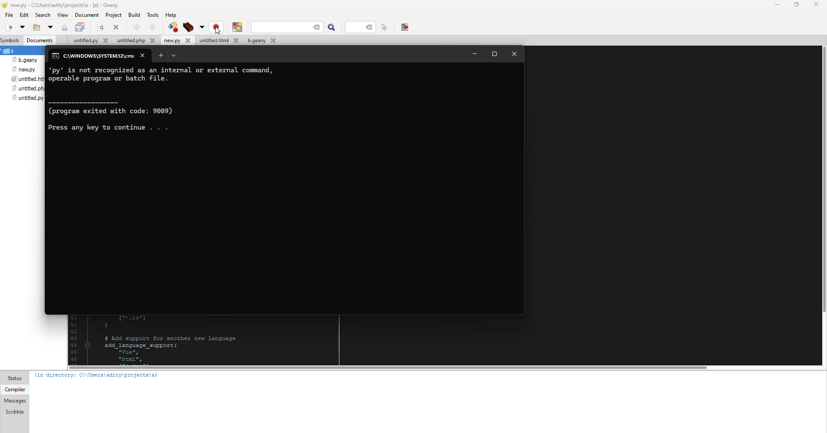 The height and width of the screenshot is (433, 827). Describe the element at coordinates (97, 375) in the screenshot. I see `info` at that location.